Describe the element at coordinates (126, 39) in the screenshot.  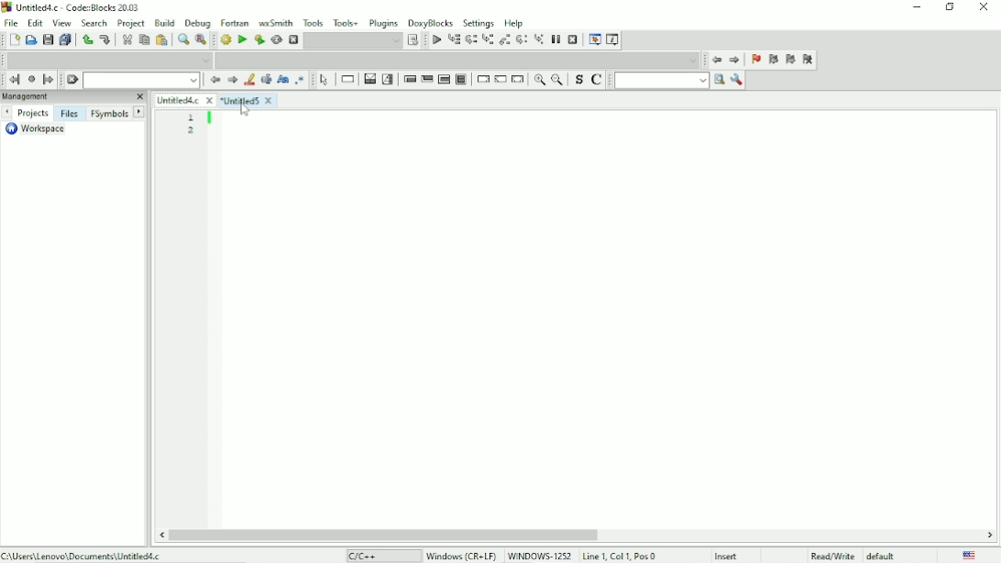
I see `Cut` at that location.